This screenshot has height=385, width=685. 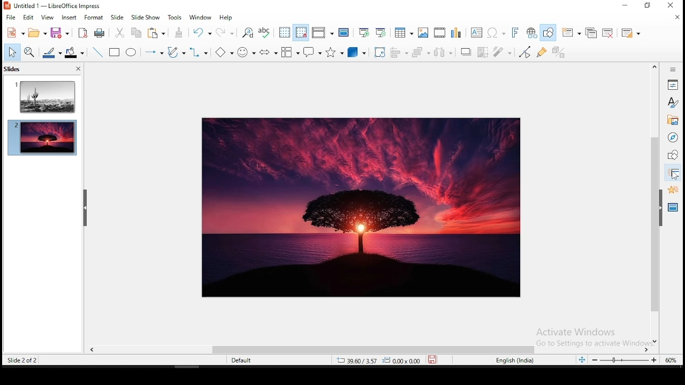 I want to click on tools, so click(x=177, y=17).